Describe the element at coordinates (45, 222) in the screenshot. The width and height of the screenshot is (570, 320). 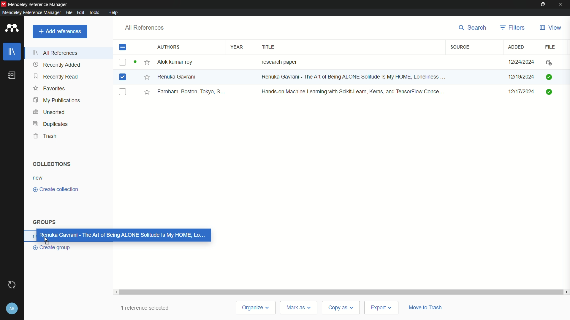
I see `groups` at that location.